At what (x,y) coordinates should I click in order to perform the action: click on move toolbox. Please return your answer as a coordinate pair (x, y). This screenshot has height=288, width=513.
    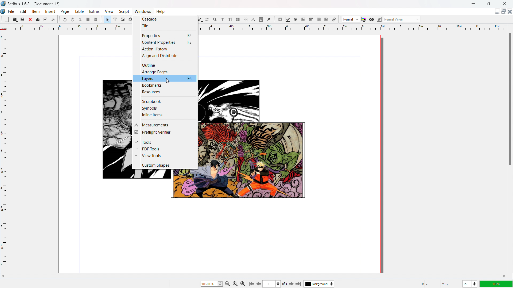
    Looking at the image, I should click on (102, 19).